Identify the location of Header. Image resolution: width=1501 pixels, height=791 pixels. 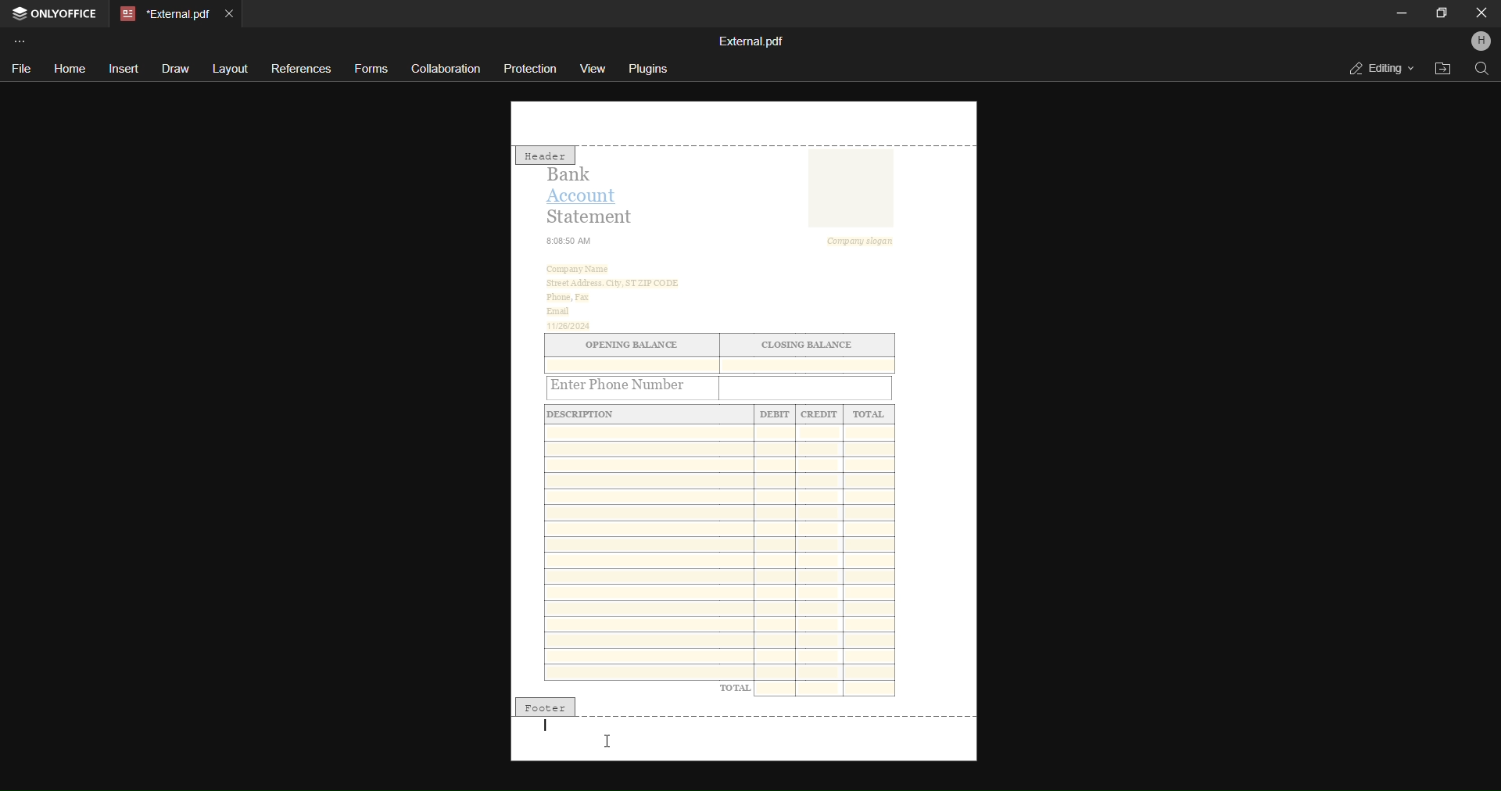
(543, 157).